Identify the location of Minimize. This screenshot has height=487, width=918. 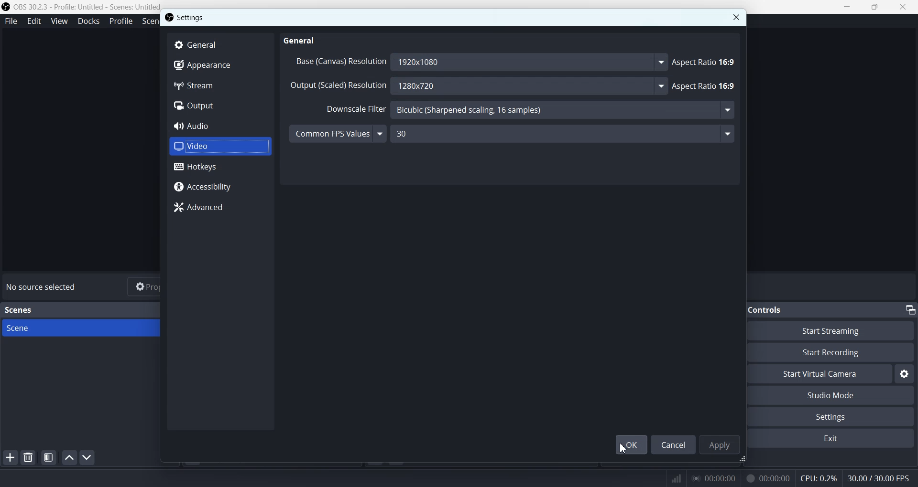
(847, 6).